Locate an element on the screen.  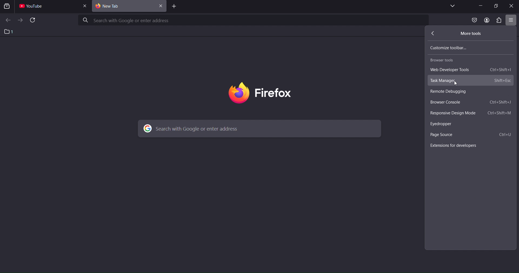
remote debugging is located at coordinates (453, 92).